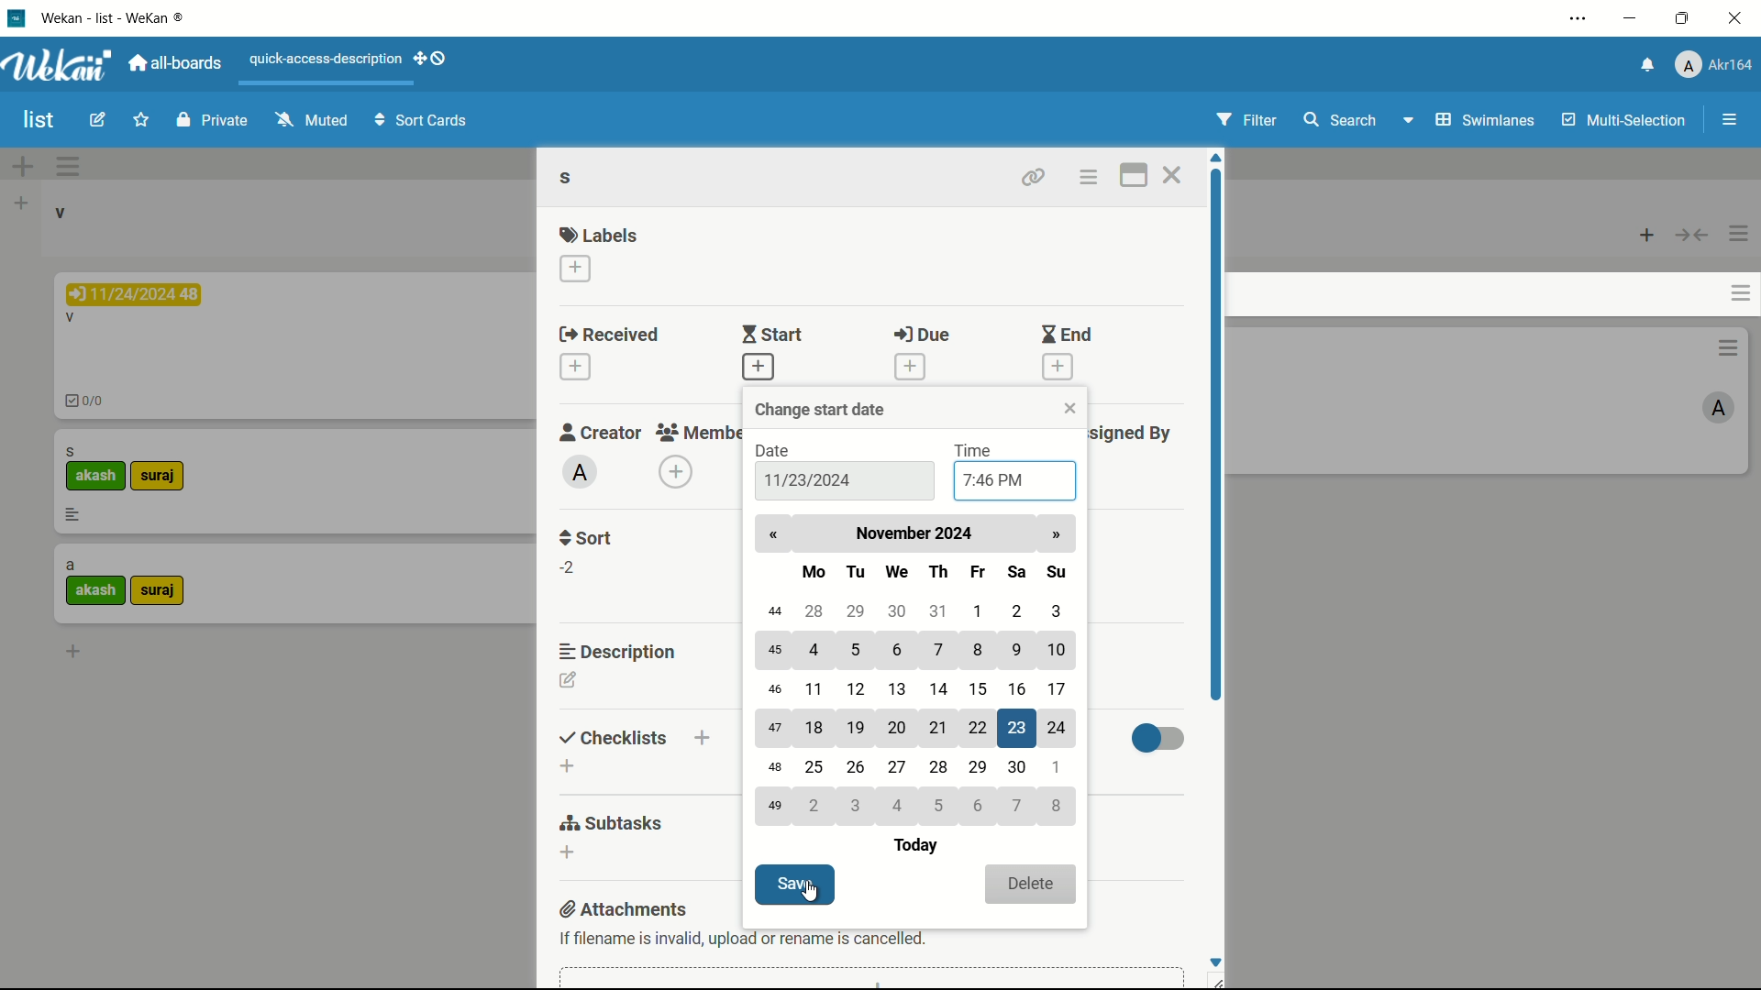 The height and width of the screenshot is (990, 1761). What do you see at coordinates (39, 121) in the screenshot?
I see `board name` at bounding box center [39, 121].